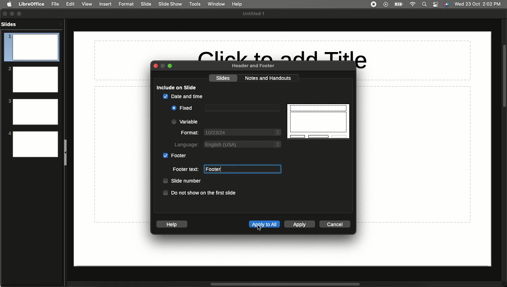 The height and width of the screenshot is (287, 507). I want to click on Variable, so click(186, 121).